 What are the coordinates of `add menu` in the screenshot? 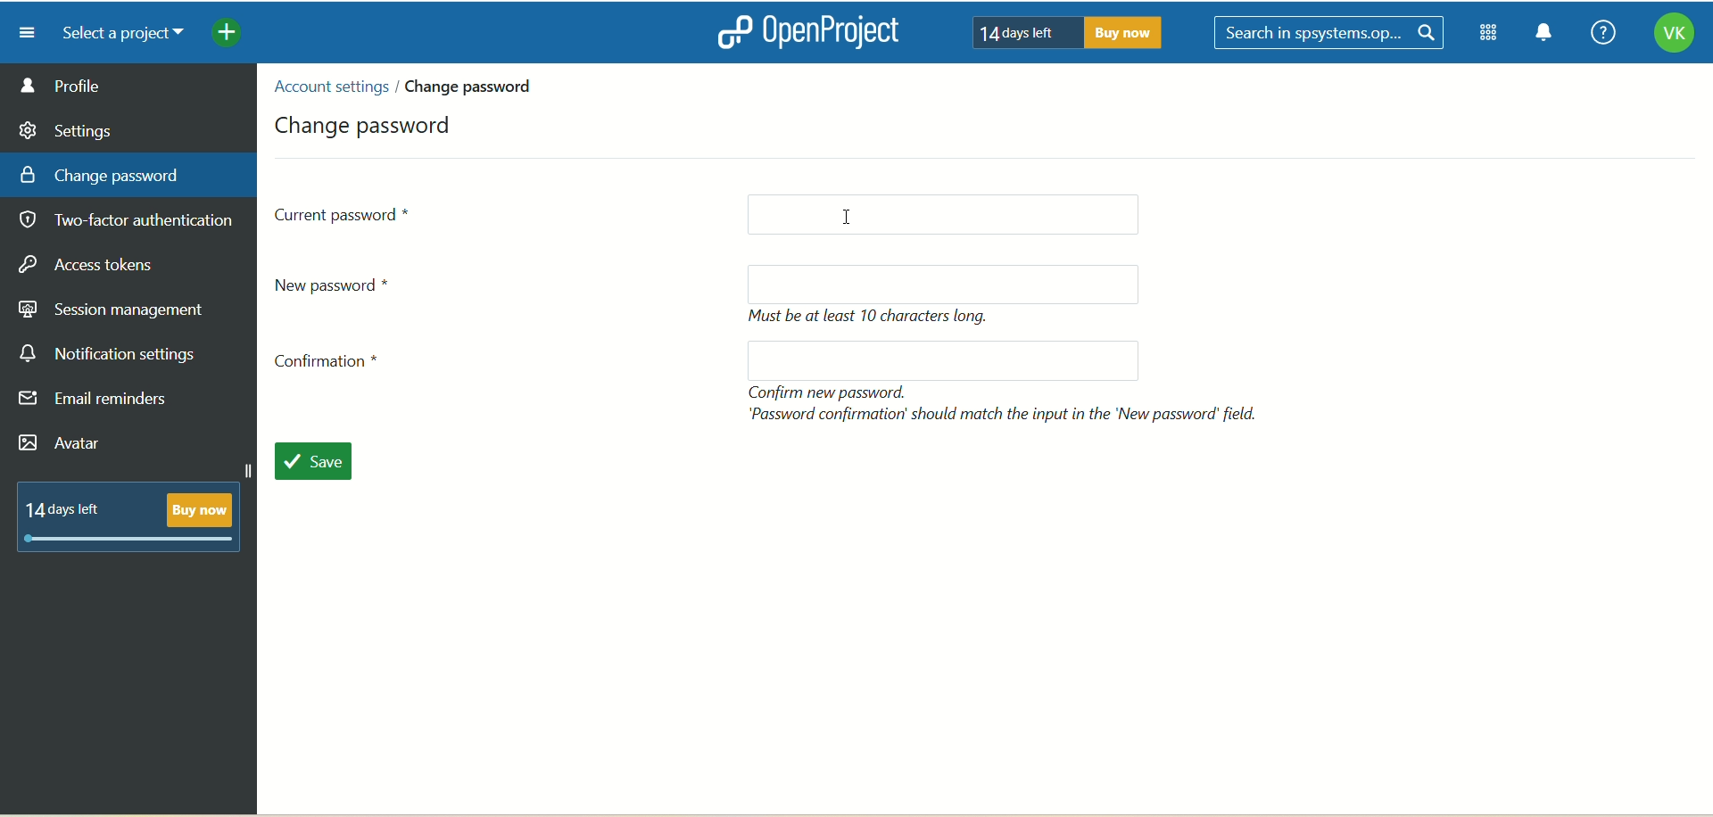 It's located at (228, 35).